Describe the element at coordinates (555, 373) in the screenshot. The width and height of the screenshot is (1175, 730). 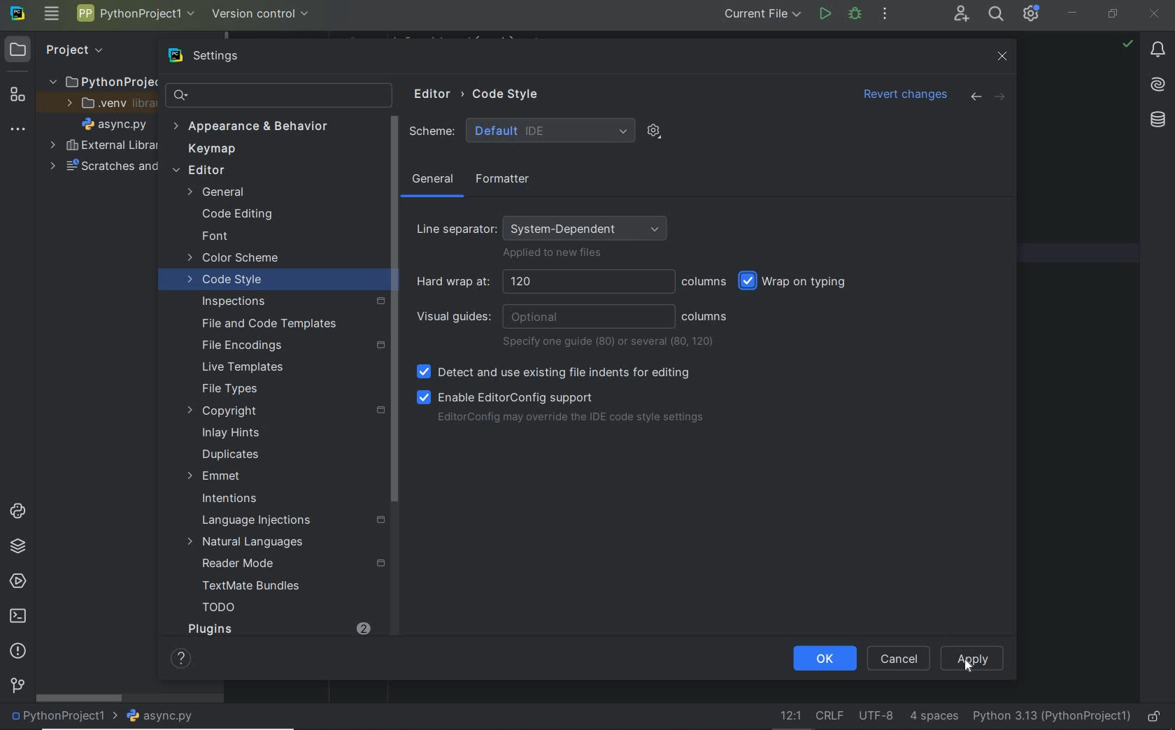
I see `Detect and use existing file indents for editing` at that location.